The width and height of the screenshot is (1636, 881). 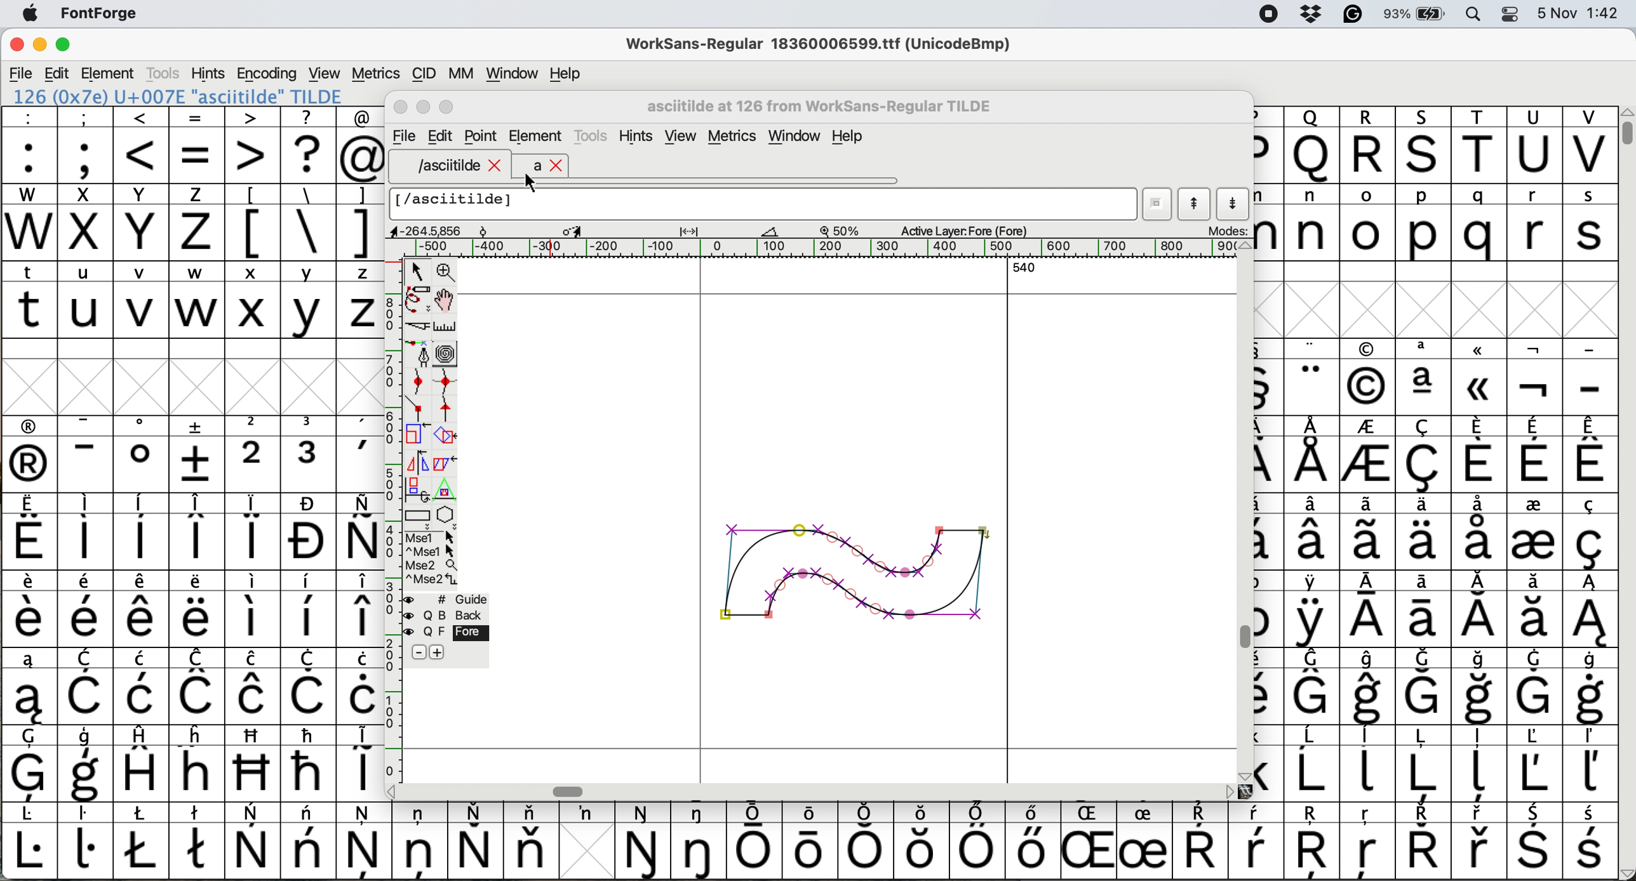 What do you see at coordinates (254, 842) in the screenshot?
I see `symbol` at bounding box center [254, 842].